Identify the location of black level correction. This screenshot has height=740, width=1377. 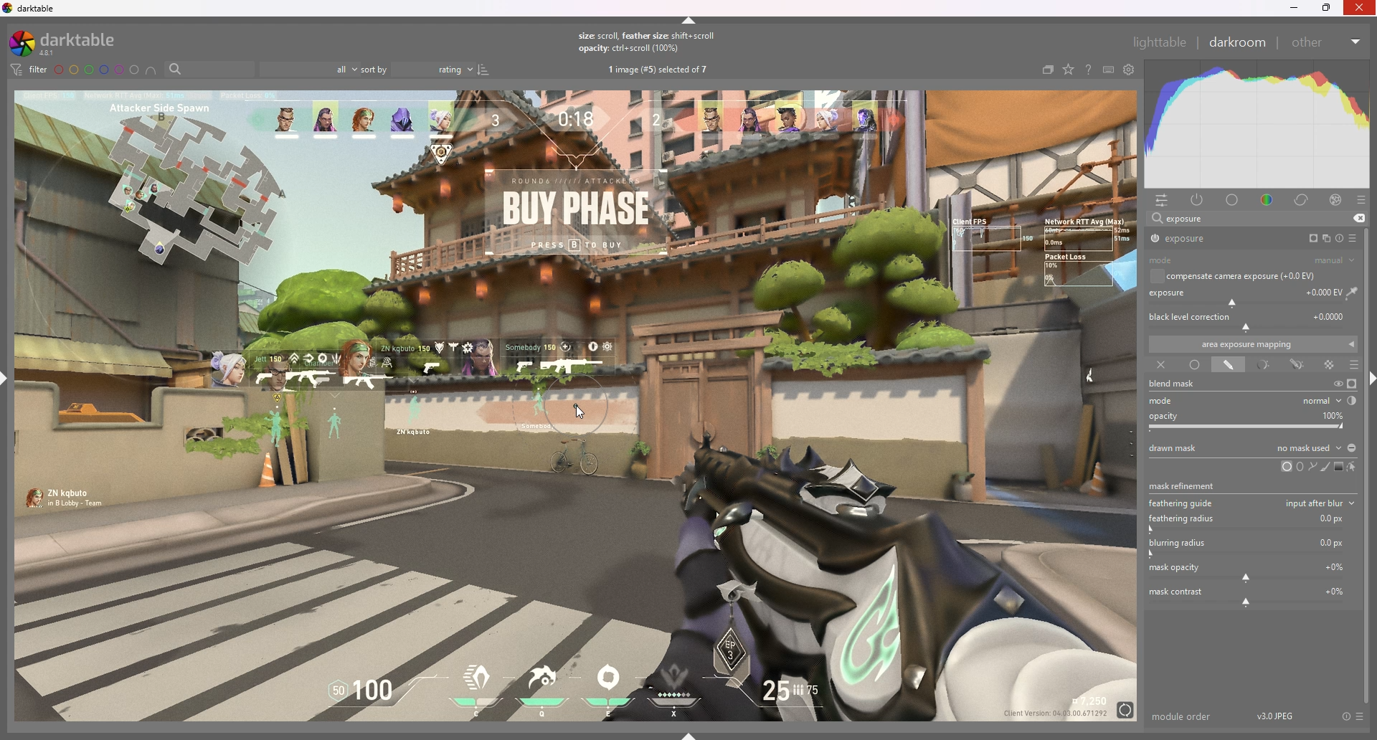
(1251, 321).